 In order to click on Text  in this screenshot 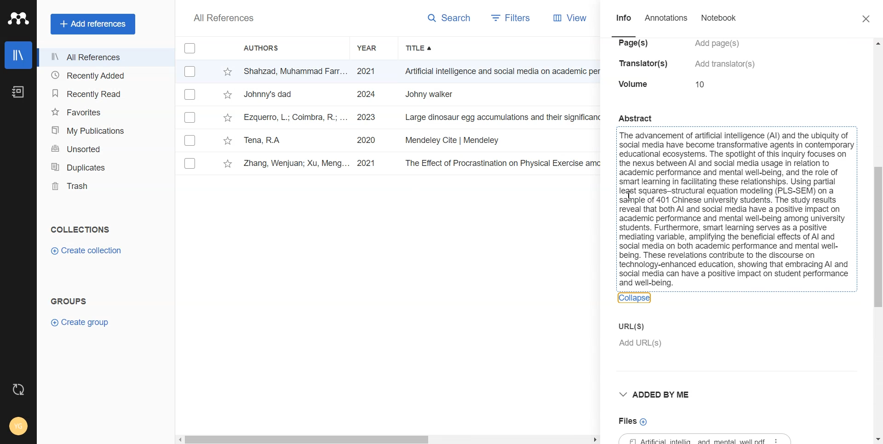, I will do `click(70, 301)`.